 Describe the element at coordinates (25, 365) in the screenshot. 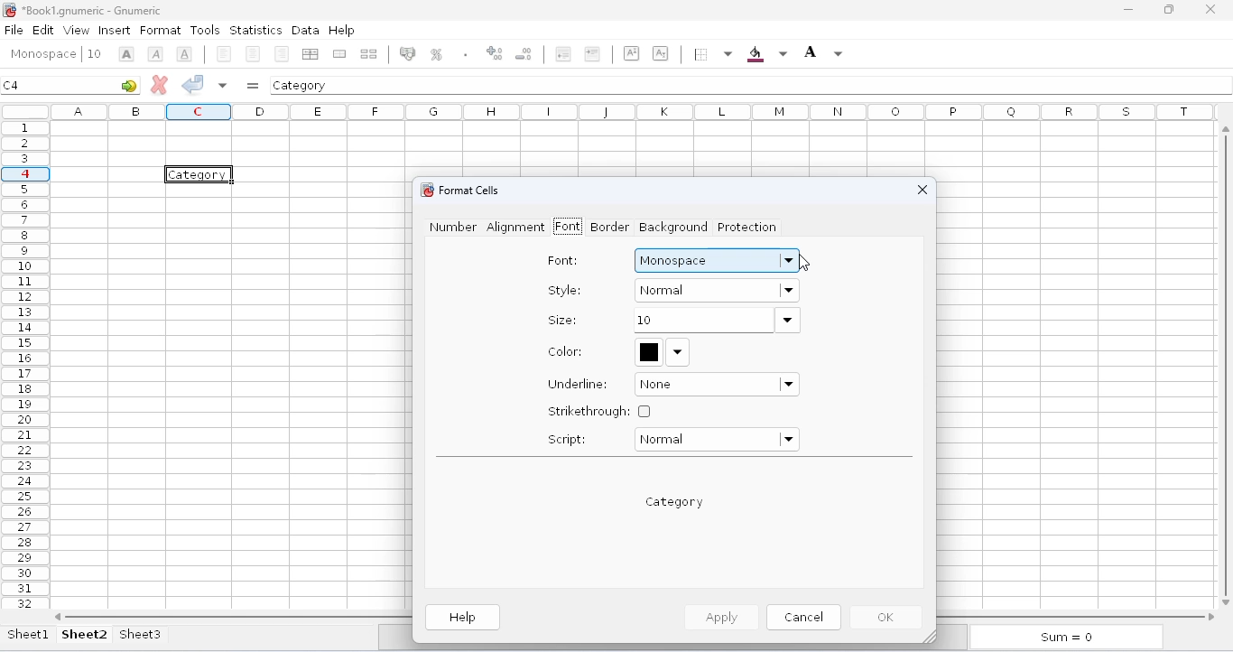

I see `rows` at that location.